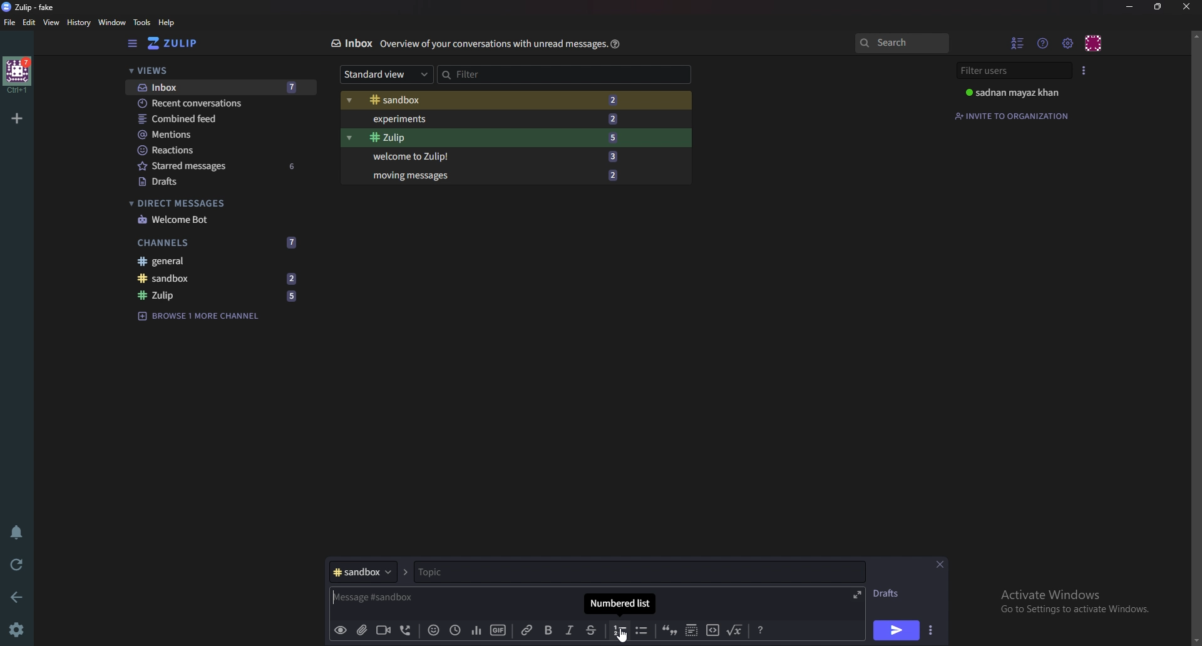 This screenshot has width=1202, height=646. What do you see at coordinates (930, 632) in the screenshot?
I see `Send options` at bounding box center [930, 632].